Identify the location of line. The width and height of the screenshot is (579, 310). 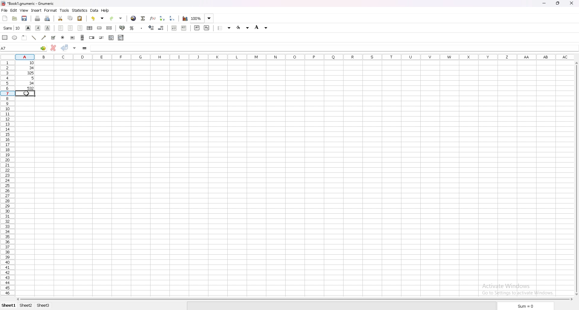
(33, 38).